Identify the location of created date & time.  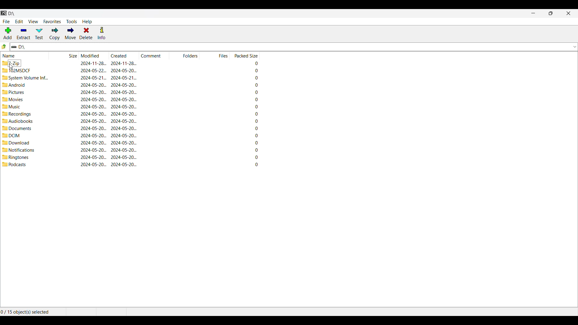
(123, 121).